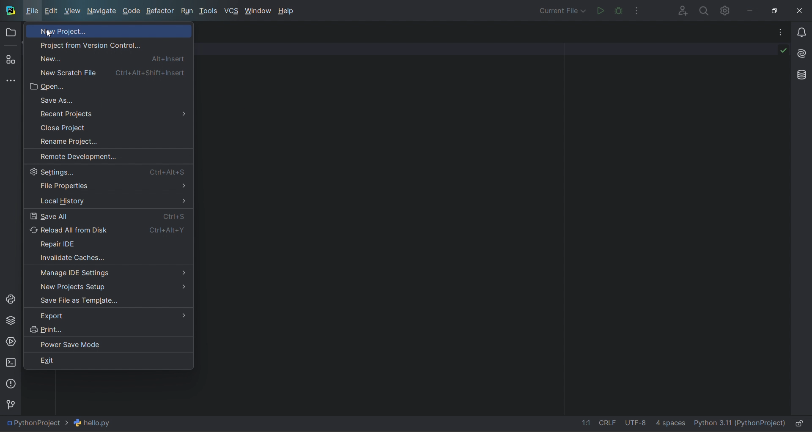 This screenshot has width=812, height=432. I want to click on minimize, so click(753, 10).